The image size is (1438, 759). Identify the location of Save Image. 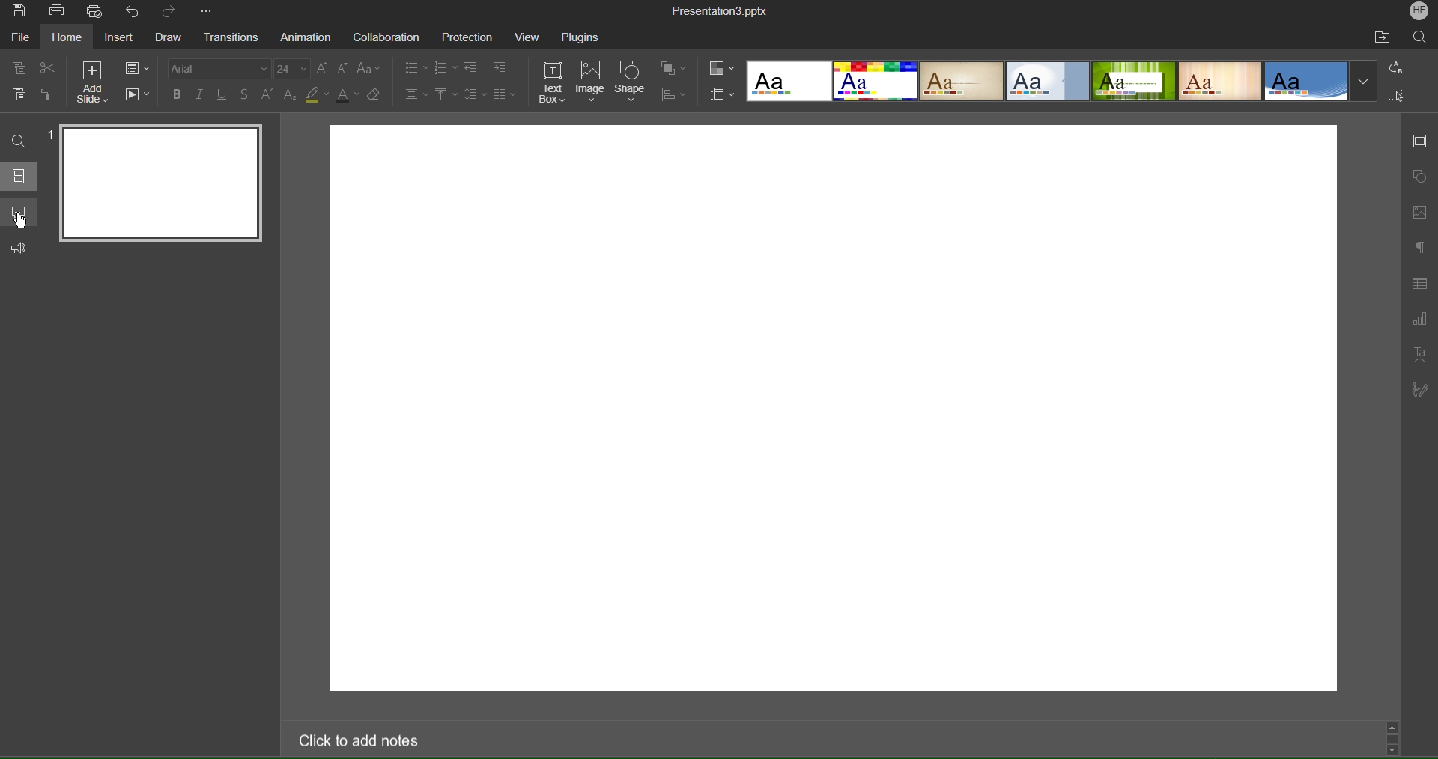
(19, 13).